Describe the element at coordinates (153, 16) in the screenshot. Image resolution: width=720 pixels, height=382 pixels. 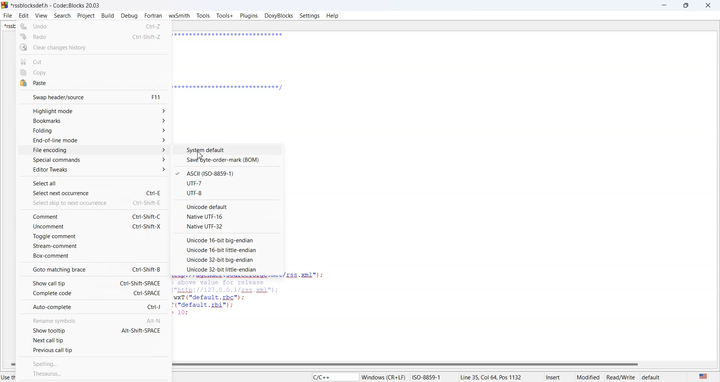
I see `Fortran` at that location.